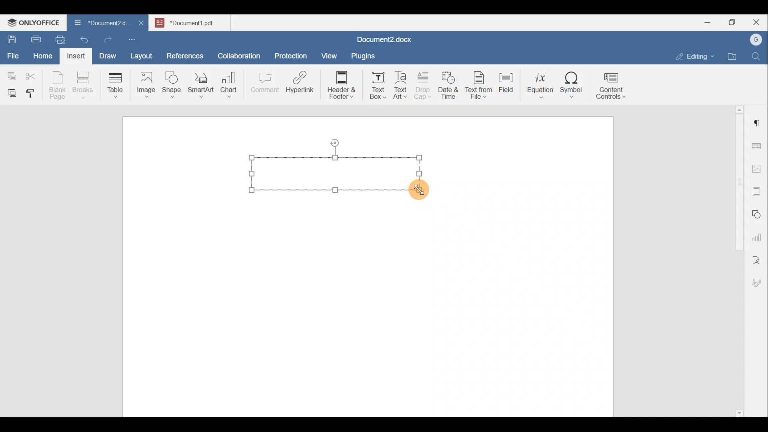  Describe the element at coordinates (366, 55) in the screenshot. I see `Plugins` at that location.